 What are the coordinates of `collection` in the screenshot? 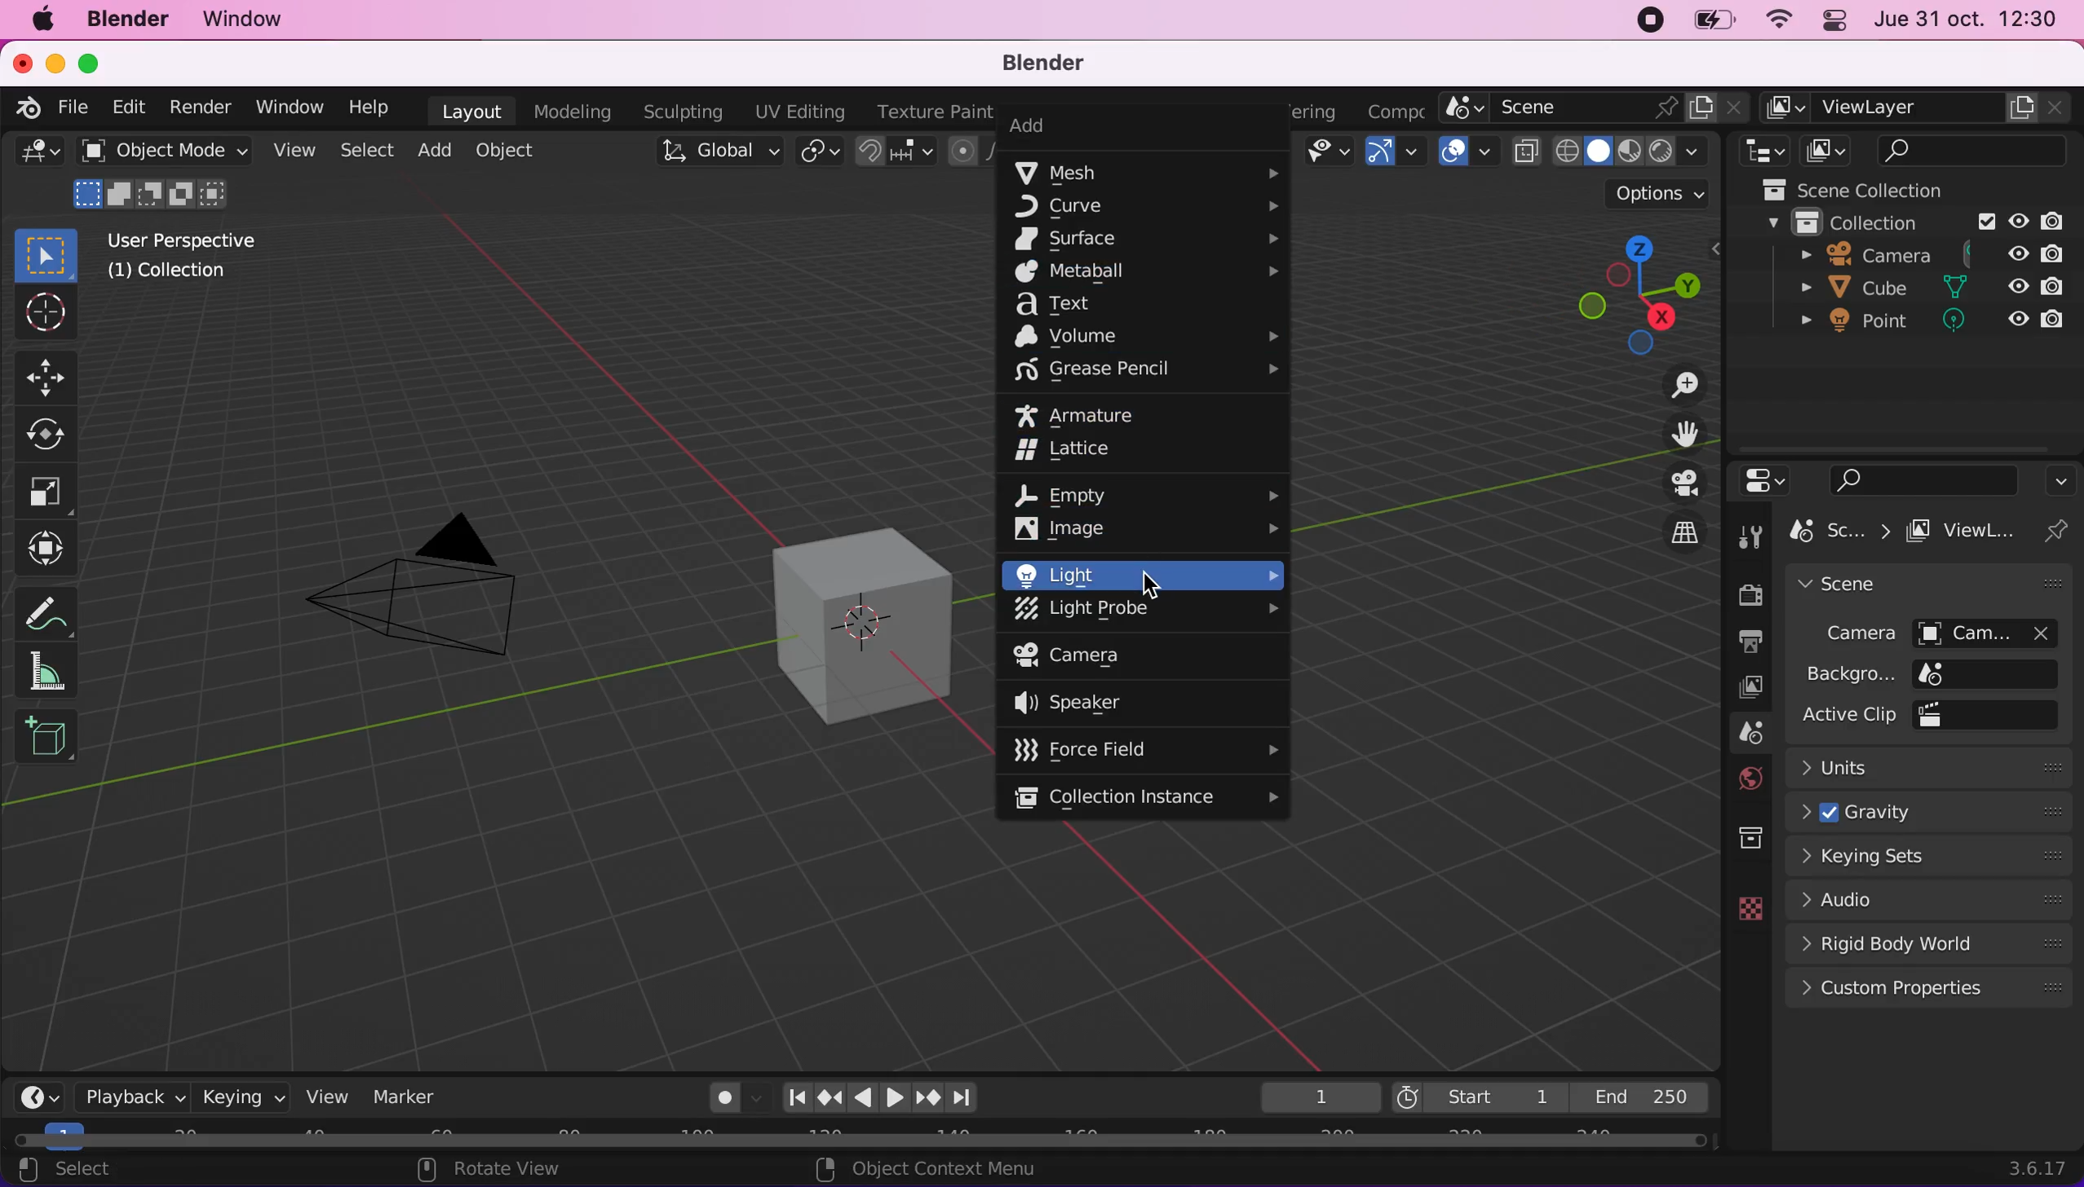 It's located at (1842, 220).